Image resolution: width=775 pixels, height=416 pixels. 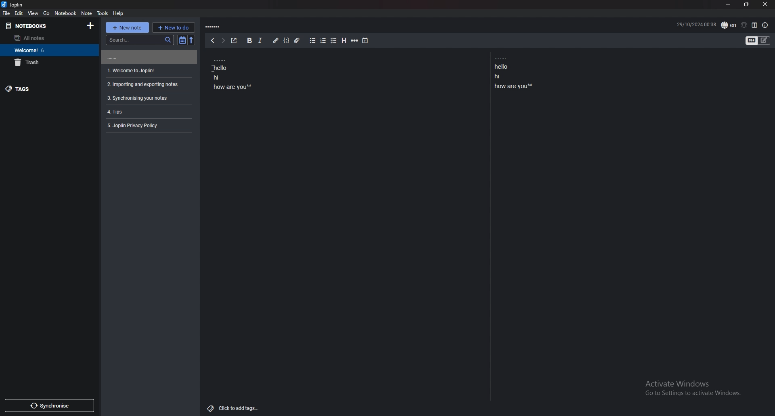 What do you see at coordinates (213, 40) in the screenshot?
I see `back` at bounding box center [213, 40].